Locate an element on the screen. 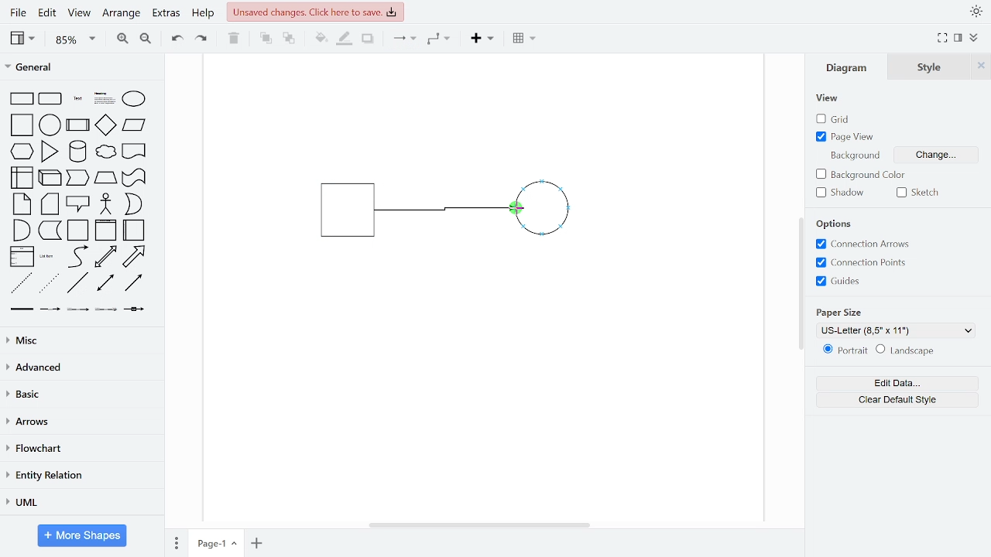  redo is located at coordinates (202, 38).